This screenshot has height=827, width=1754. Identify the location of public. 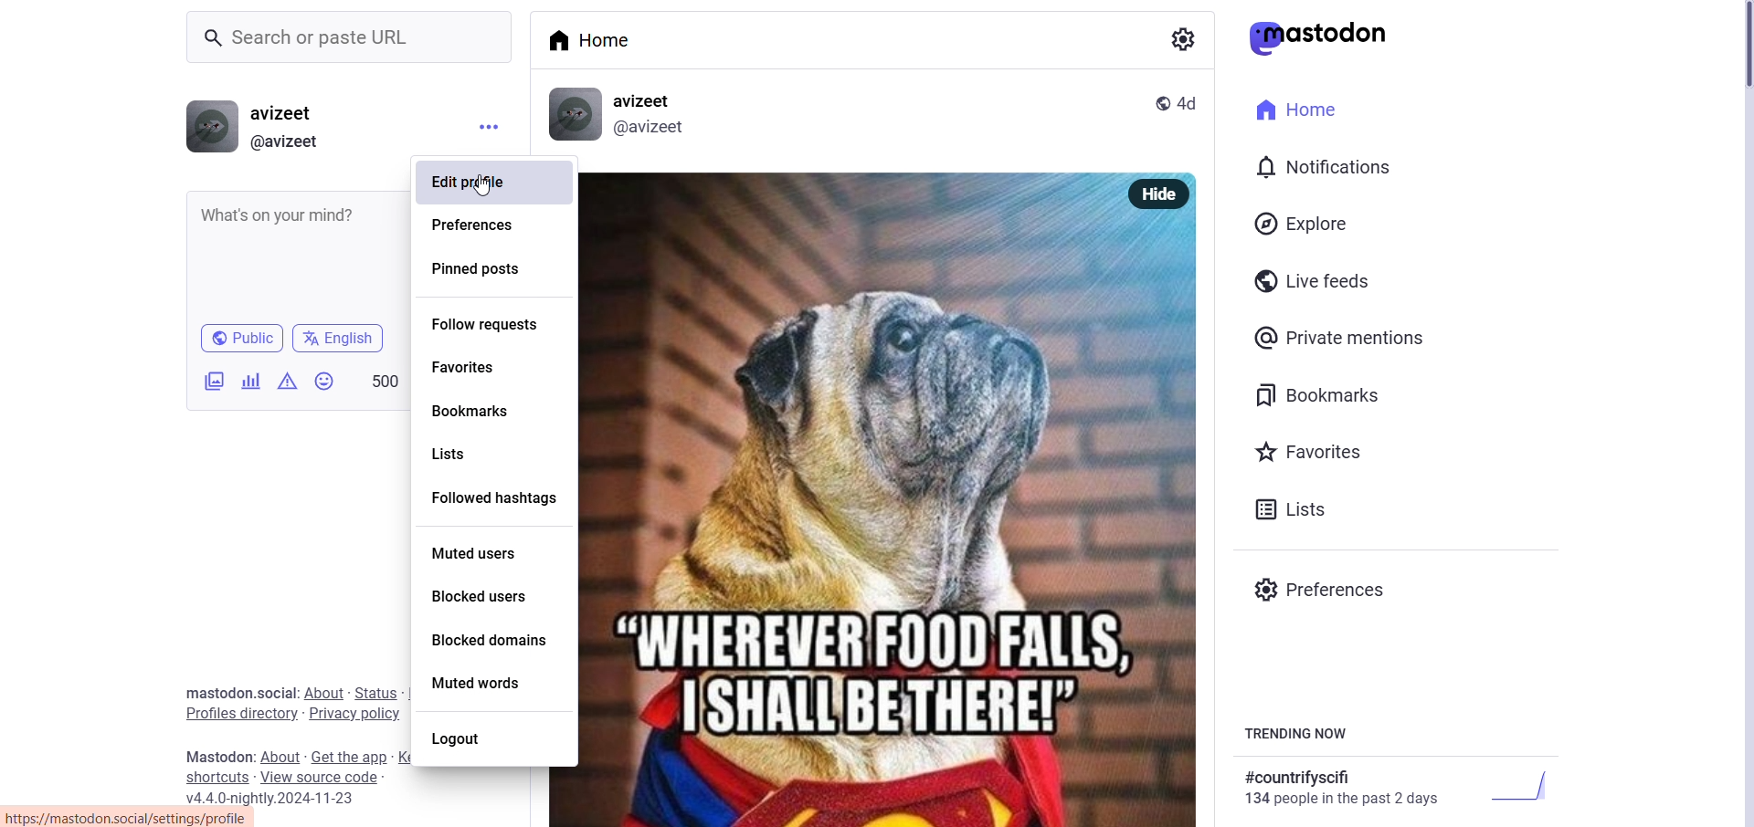
(240, 339).